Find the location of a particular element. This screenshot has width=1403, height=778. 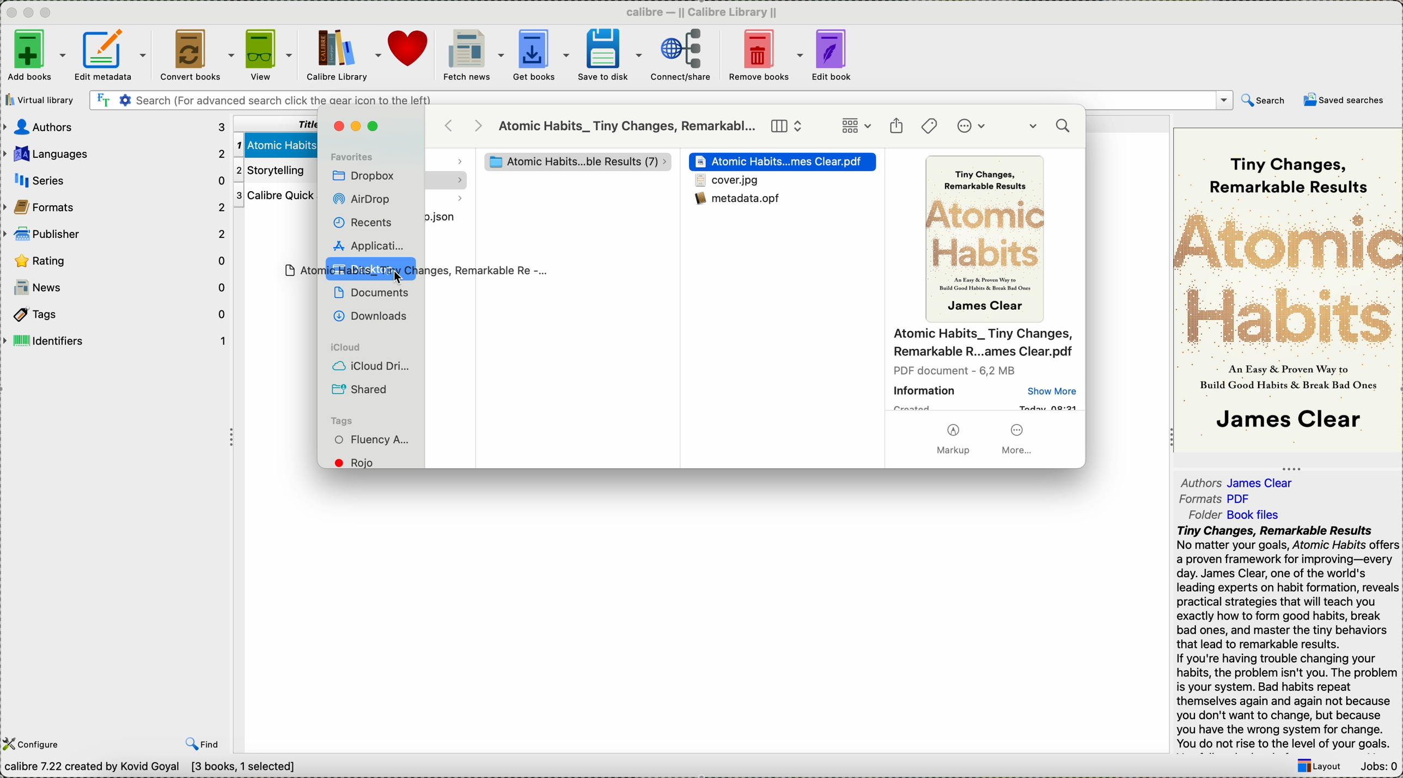

search bar is located at coordinates (660, 101).